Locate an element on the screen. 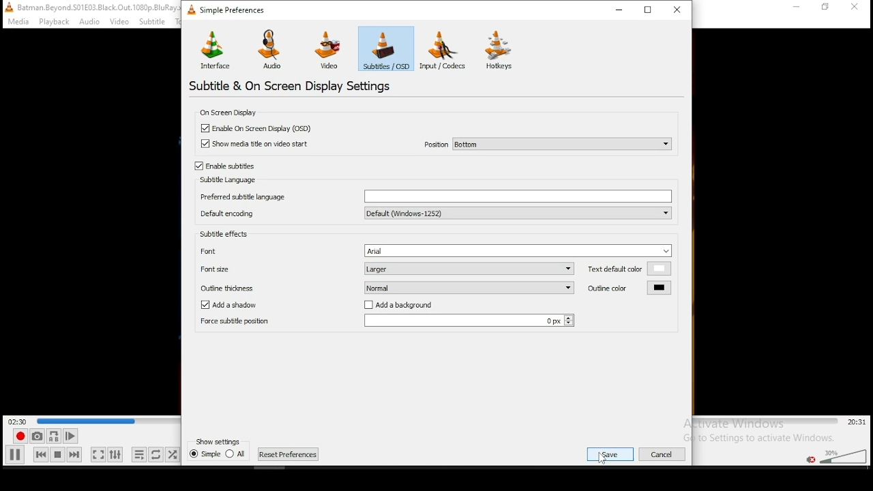  toggle video in fullscreen is located at coordinates (98, 454).